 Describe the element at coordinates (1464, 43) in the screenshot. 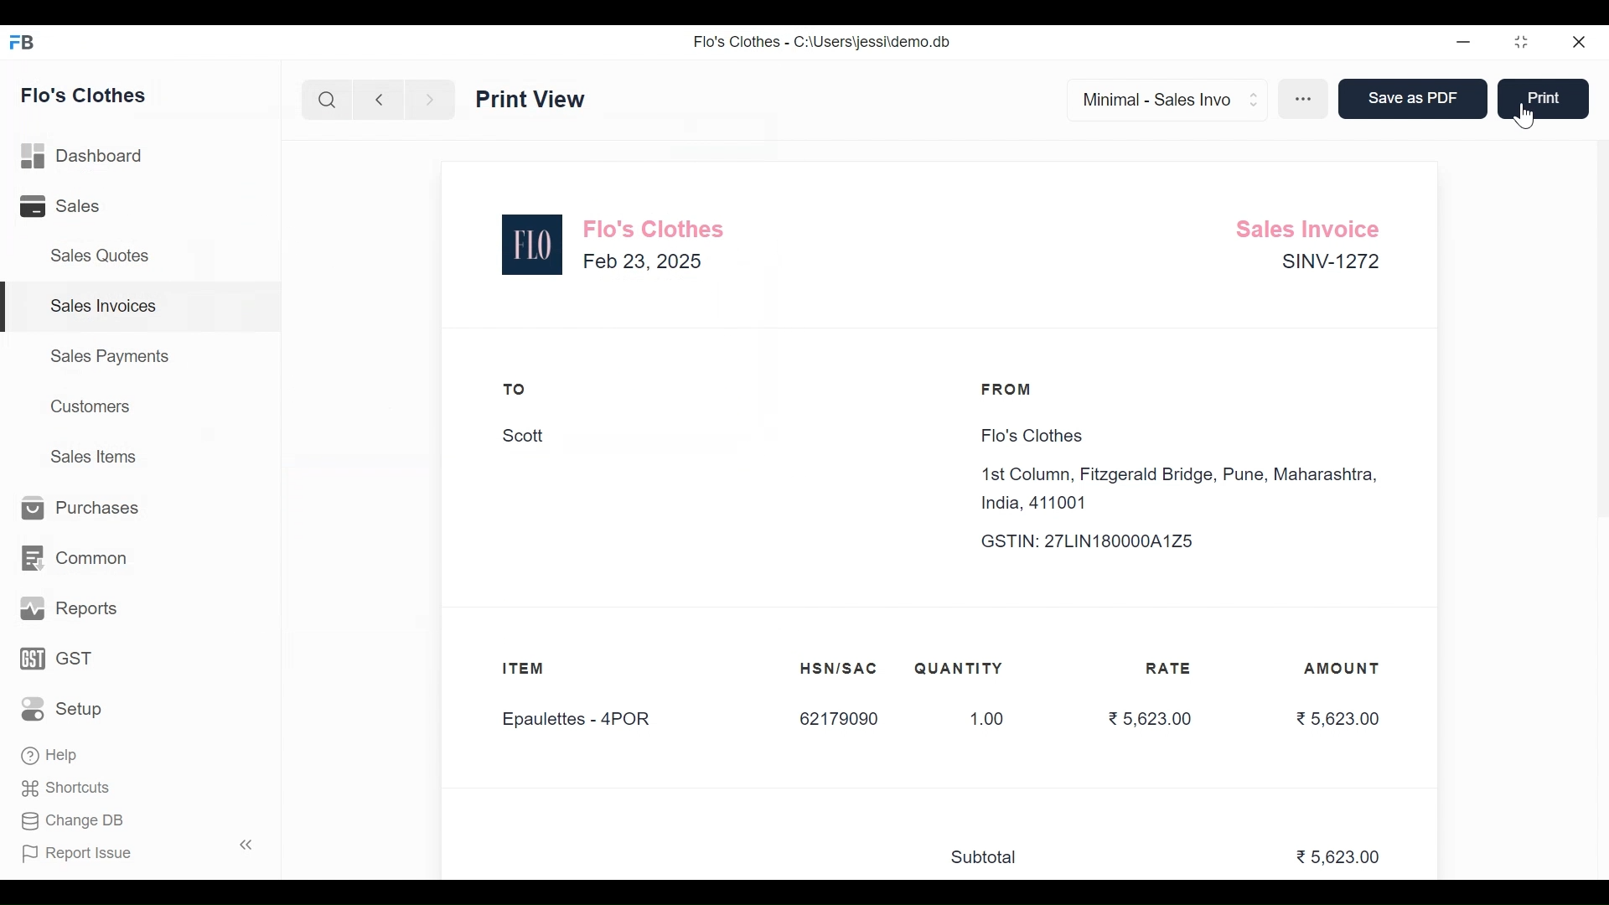

I see `Minimize` at that location.